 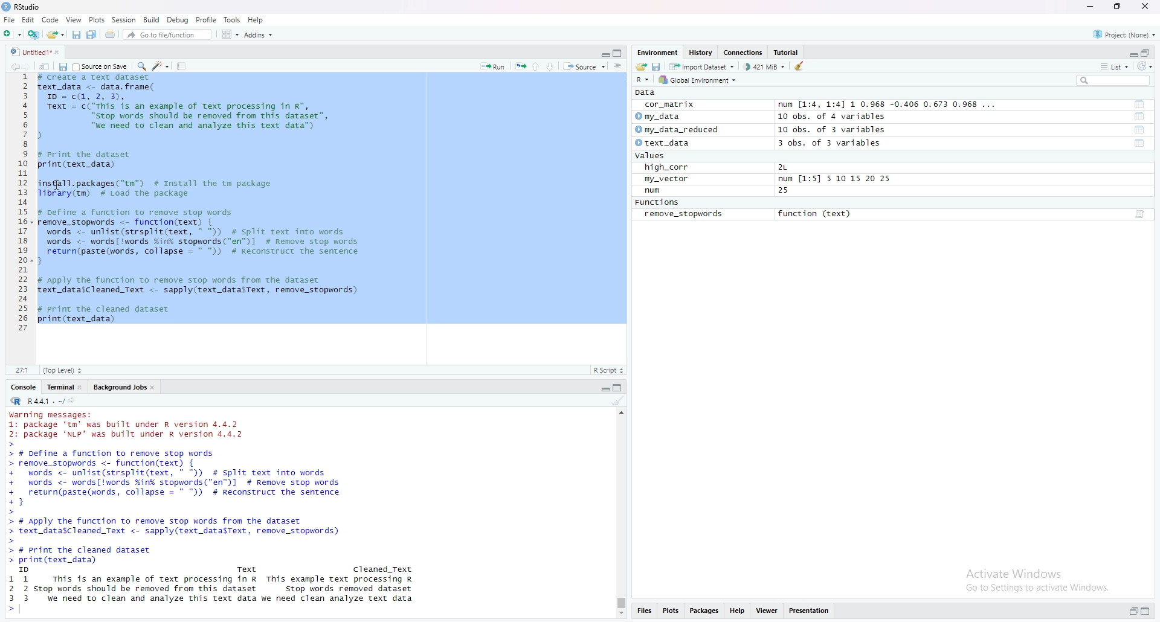 What do you see at coordinates (50, 19) in the screenshot?
I see `code` at bounding box center [50, 19].